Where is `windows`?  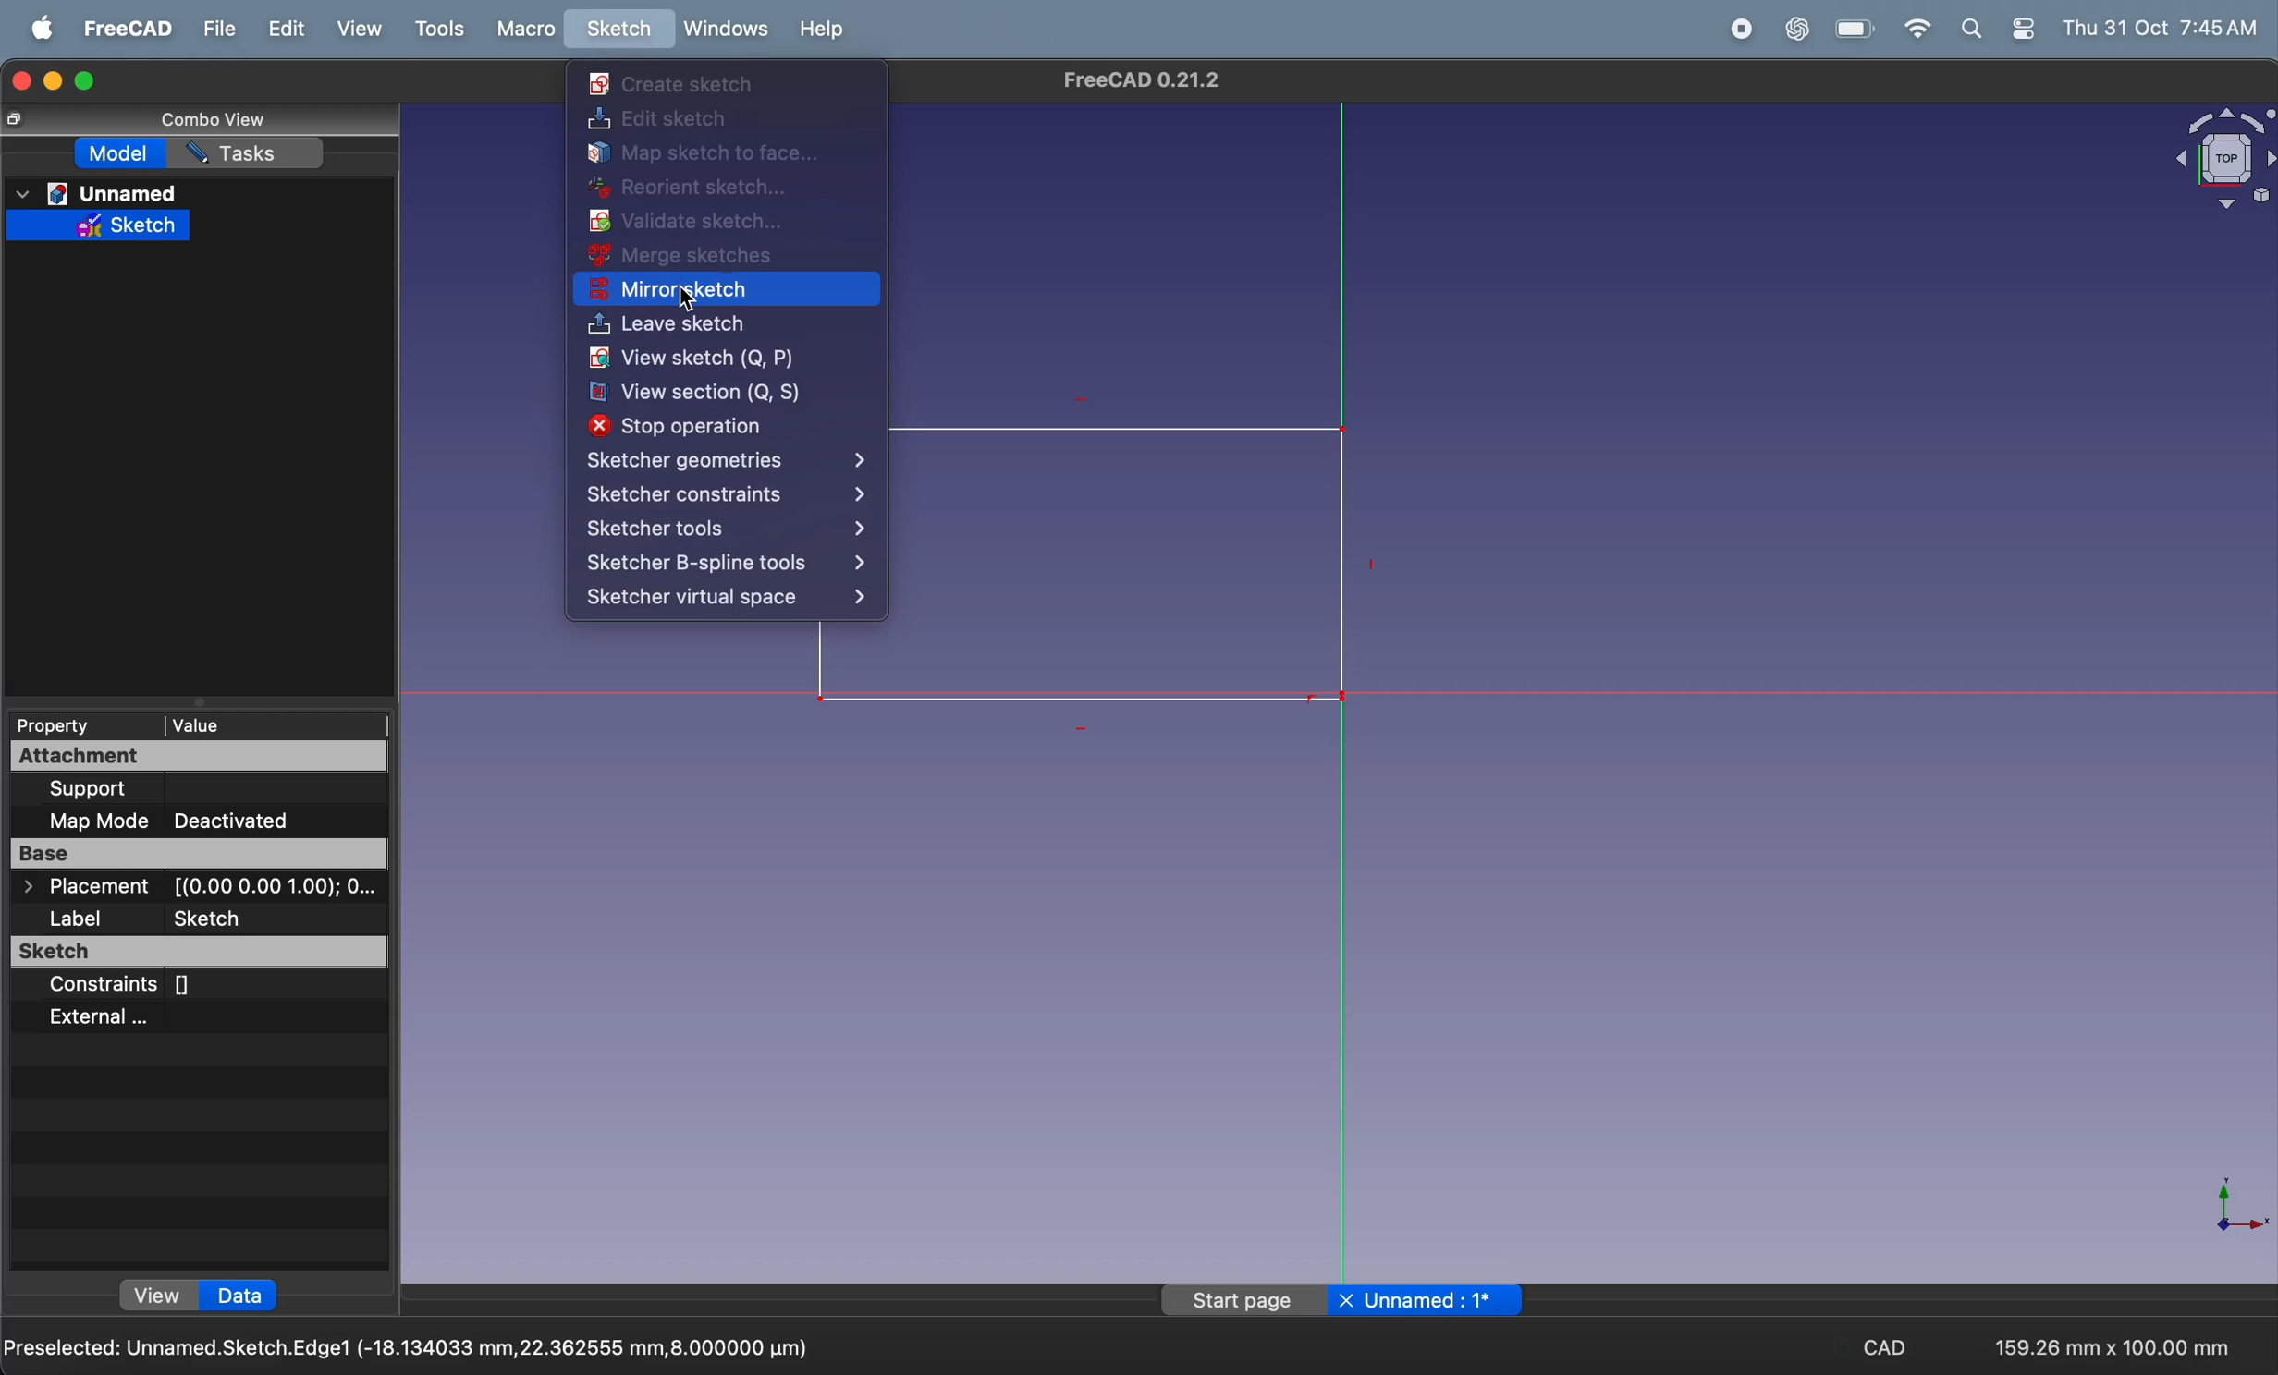 windows is located at coordinates (722, 29).